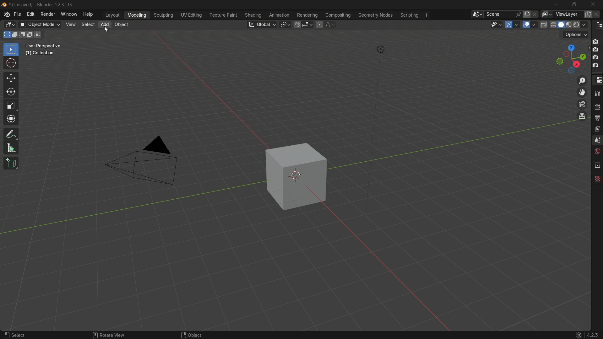 The image size is (603, 339). I want to click on add new layer, so click(589, 14).